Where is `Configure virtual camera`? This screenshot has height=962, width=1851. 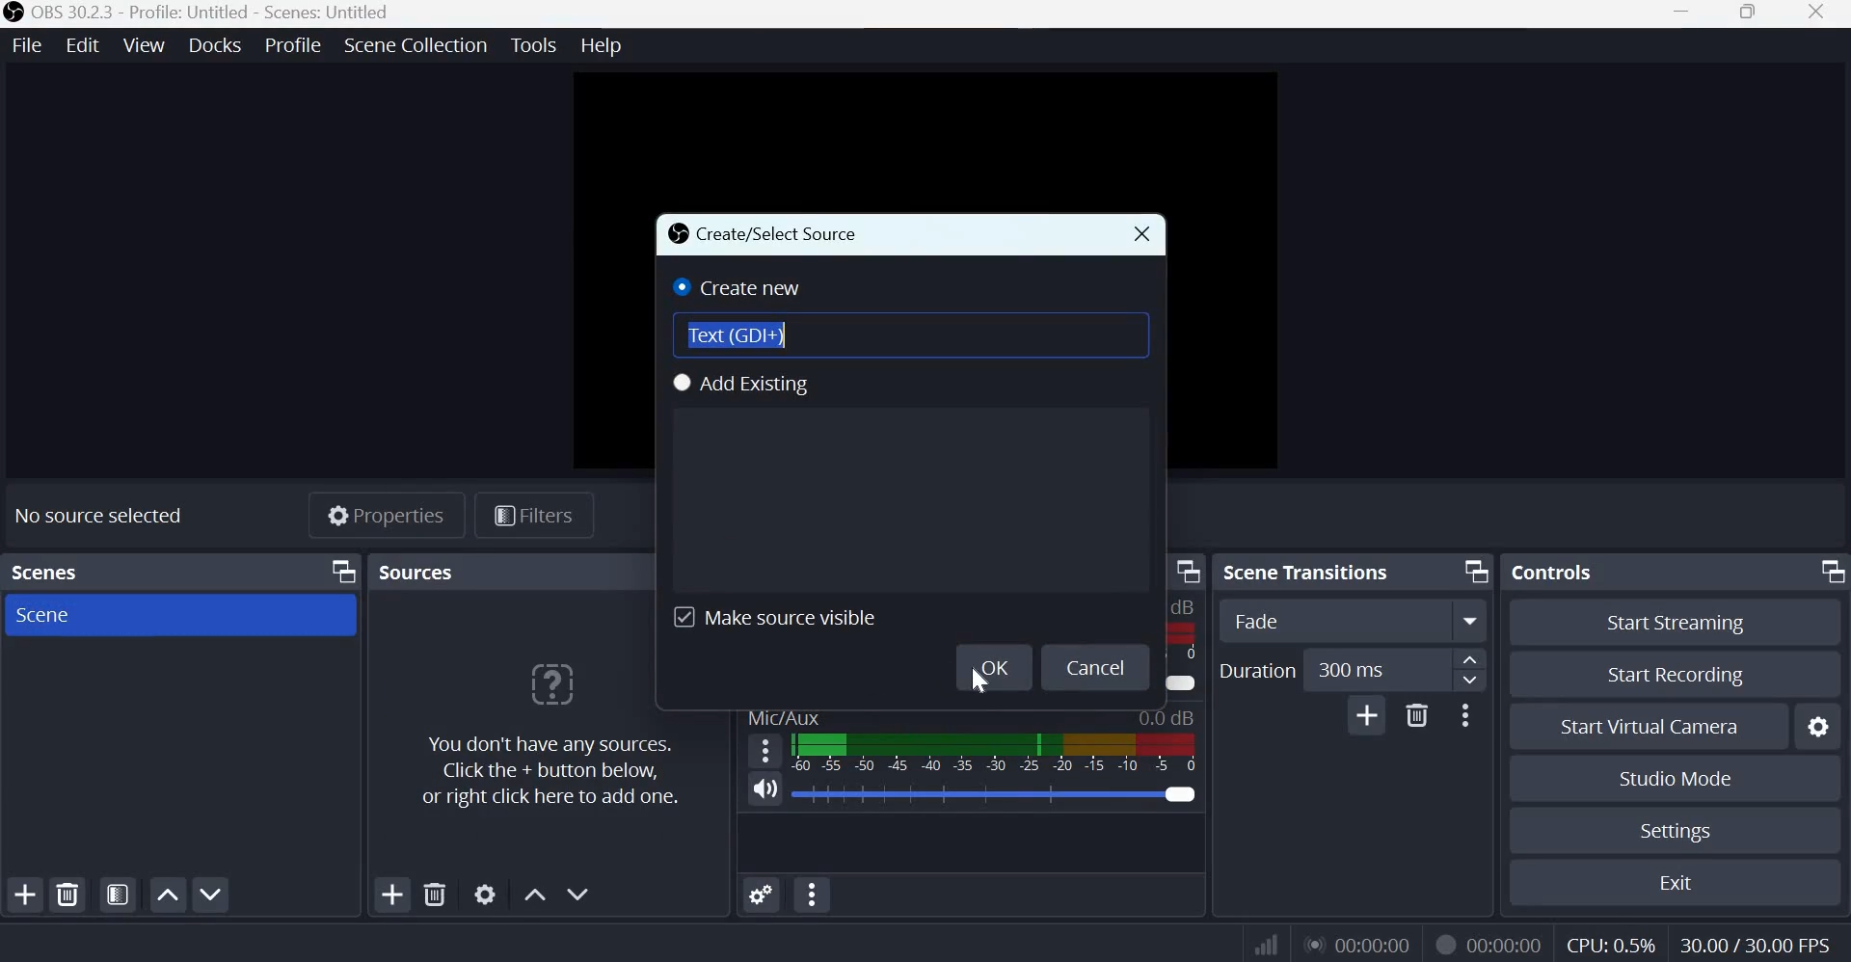 Configure virtual camera is located at coordinates (1818, 727).